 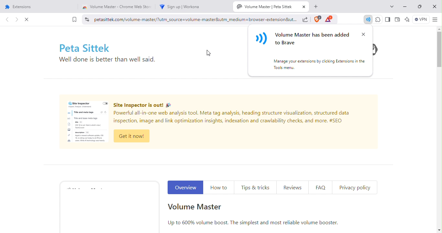 What do you see at coordinates (367, 19) in the screenshot?
I see `Extension added` at bounding box center [367, 19].